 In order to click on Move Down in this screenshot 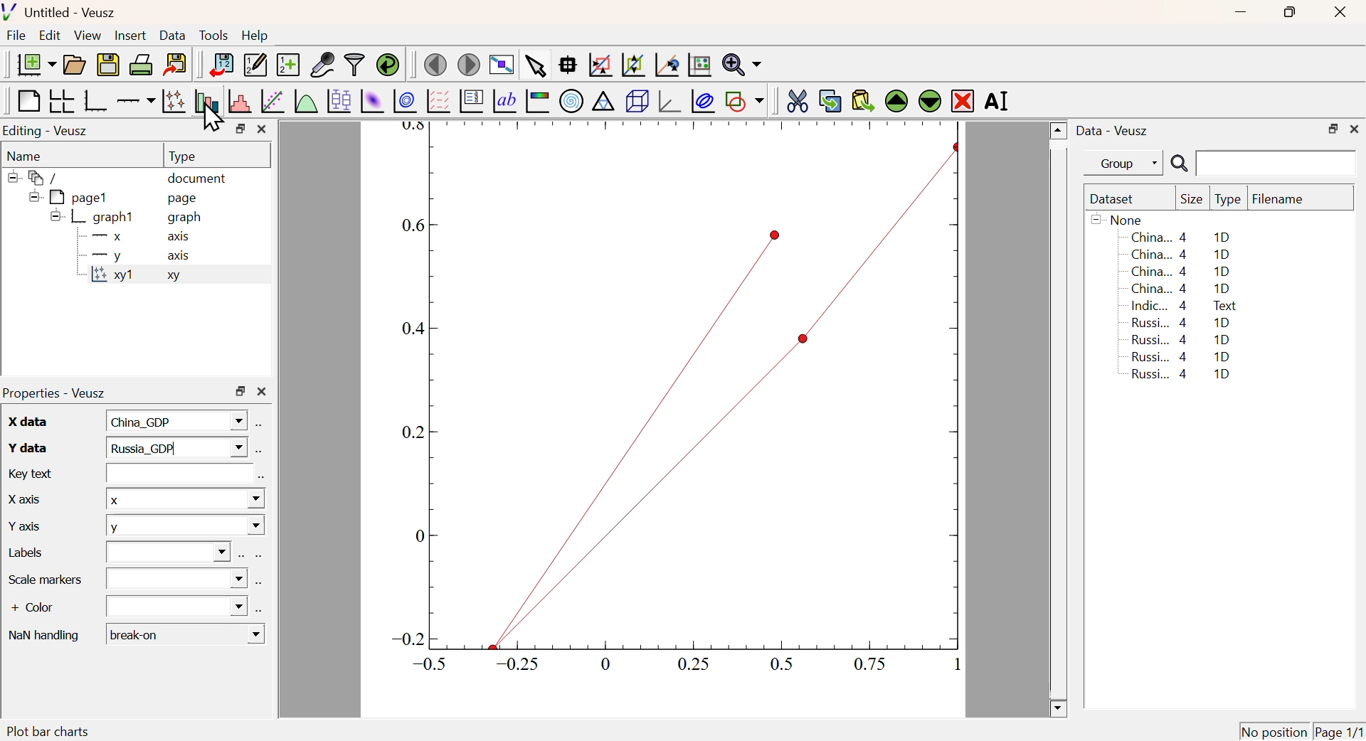, I will do `click(929, 100)`.